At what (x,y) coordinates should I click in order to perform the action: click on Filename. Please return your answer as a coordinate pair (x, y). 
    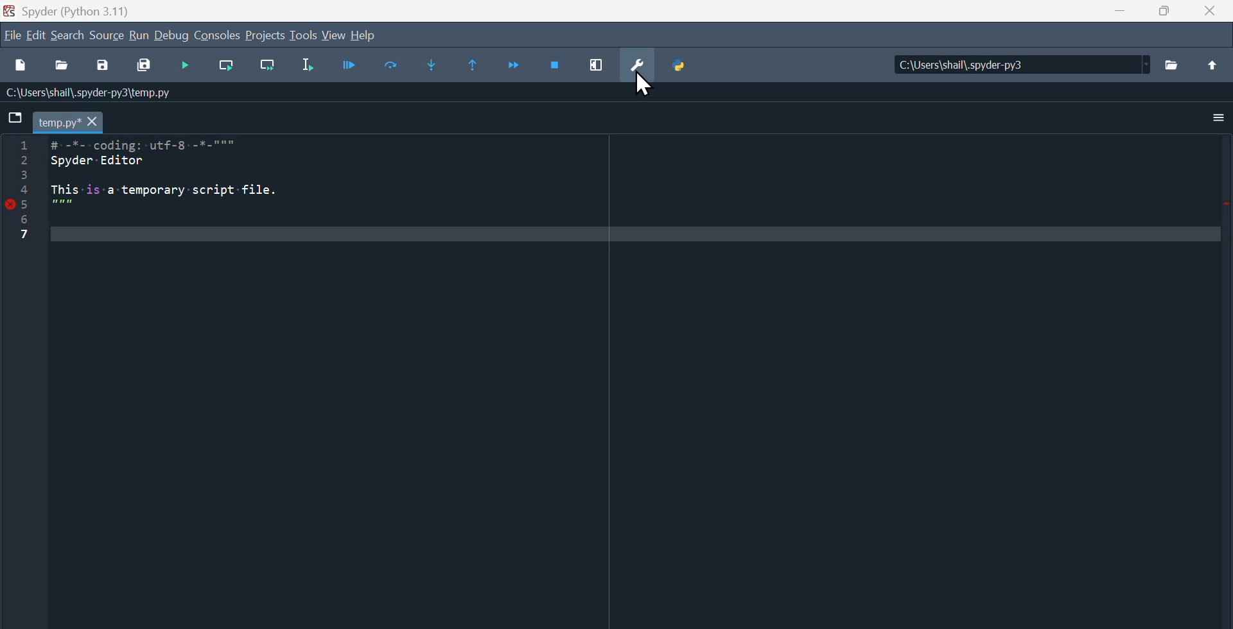
    Looking at the image, I should click on (58, 123).